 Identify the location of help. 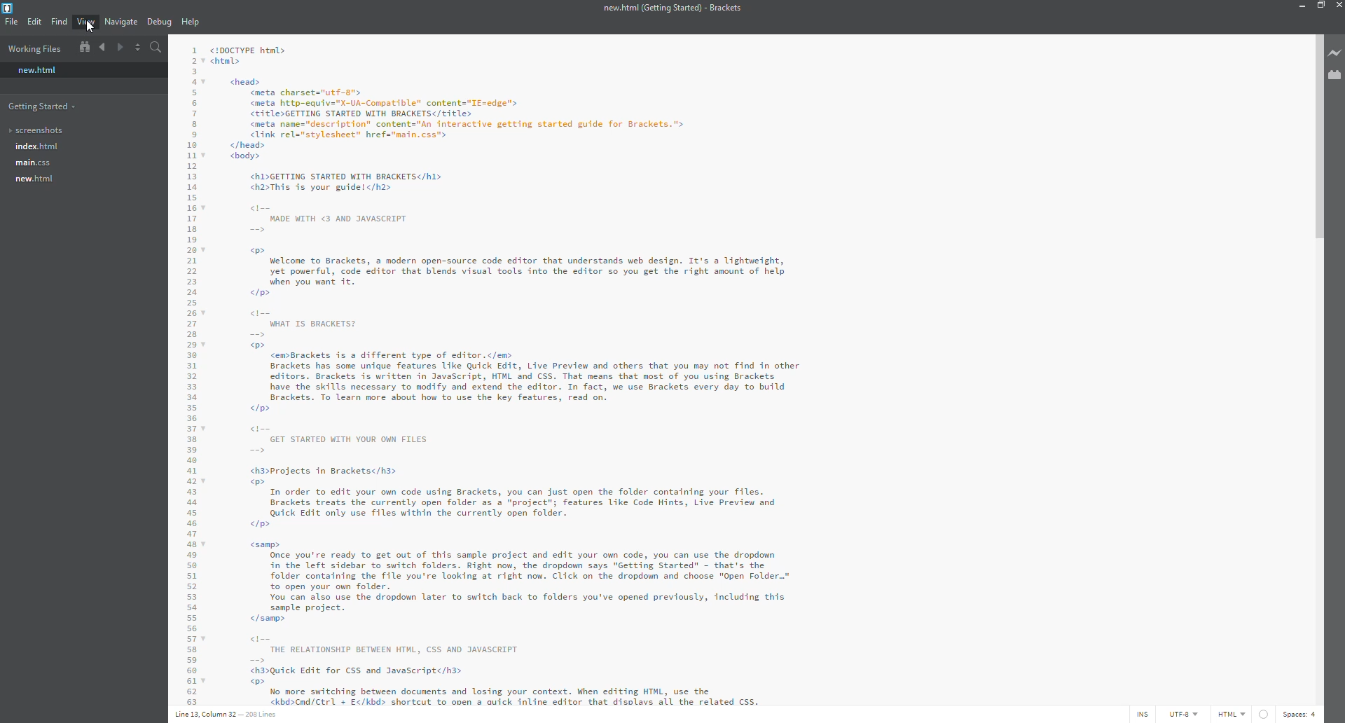
(188, 22).